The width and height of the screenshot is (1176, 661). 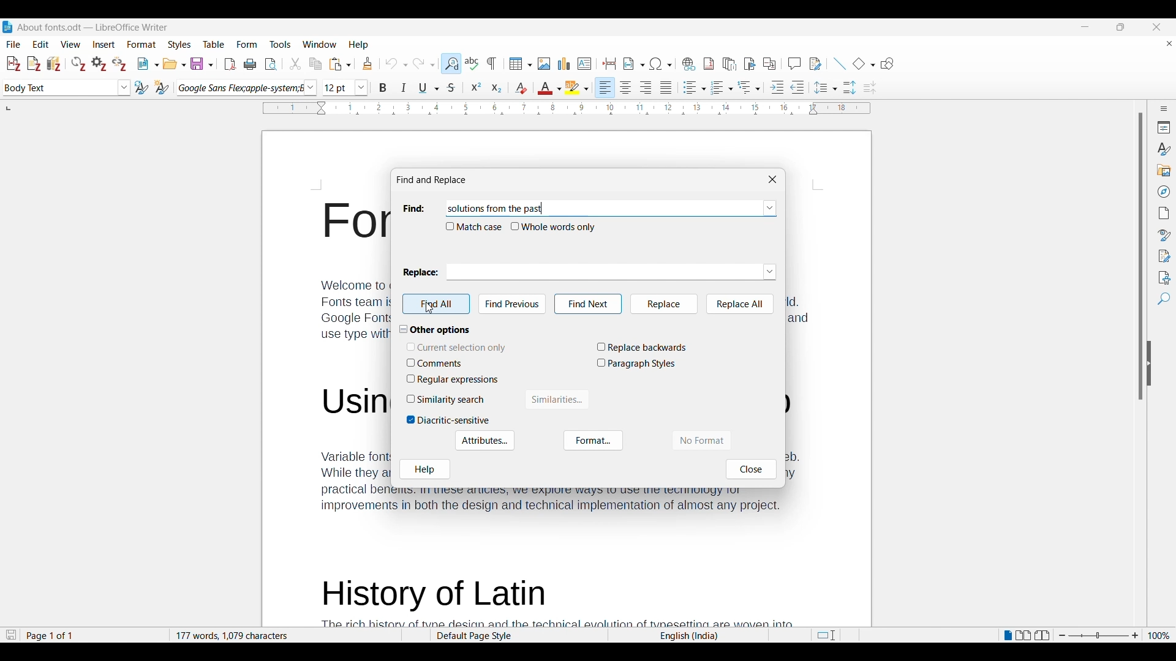 What do you see at coordinates (794, 63) in the screenshot?
I see `Insert comment` at bounding box center [794, 63].